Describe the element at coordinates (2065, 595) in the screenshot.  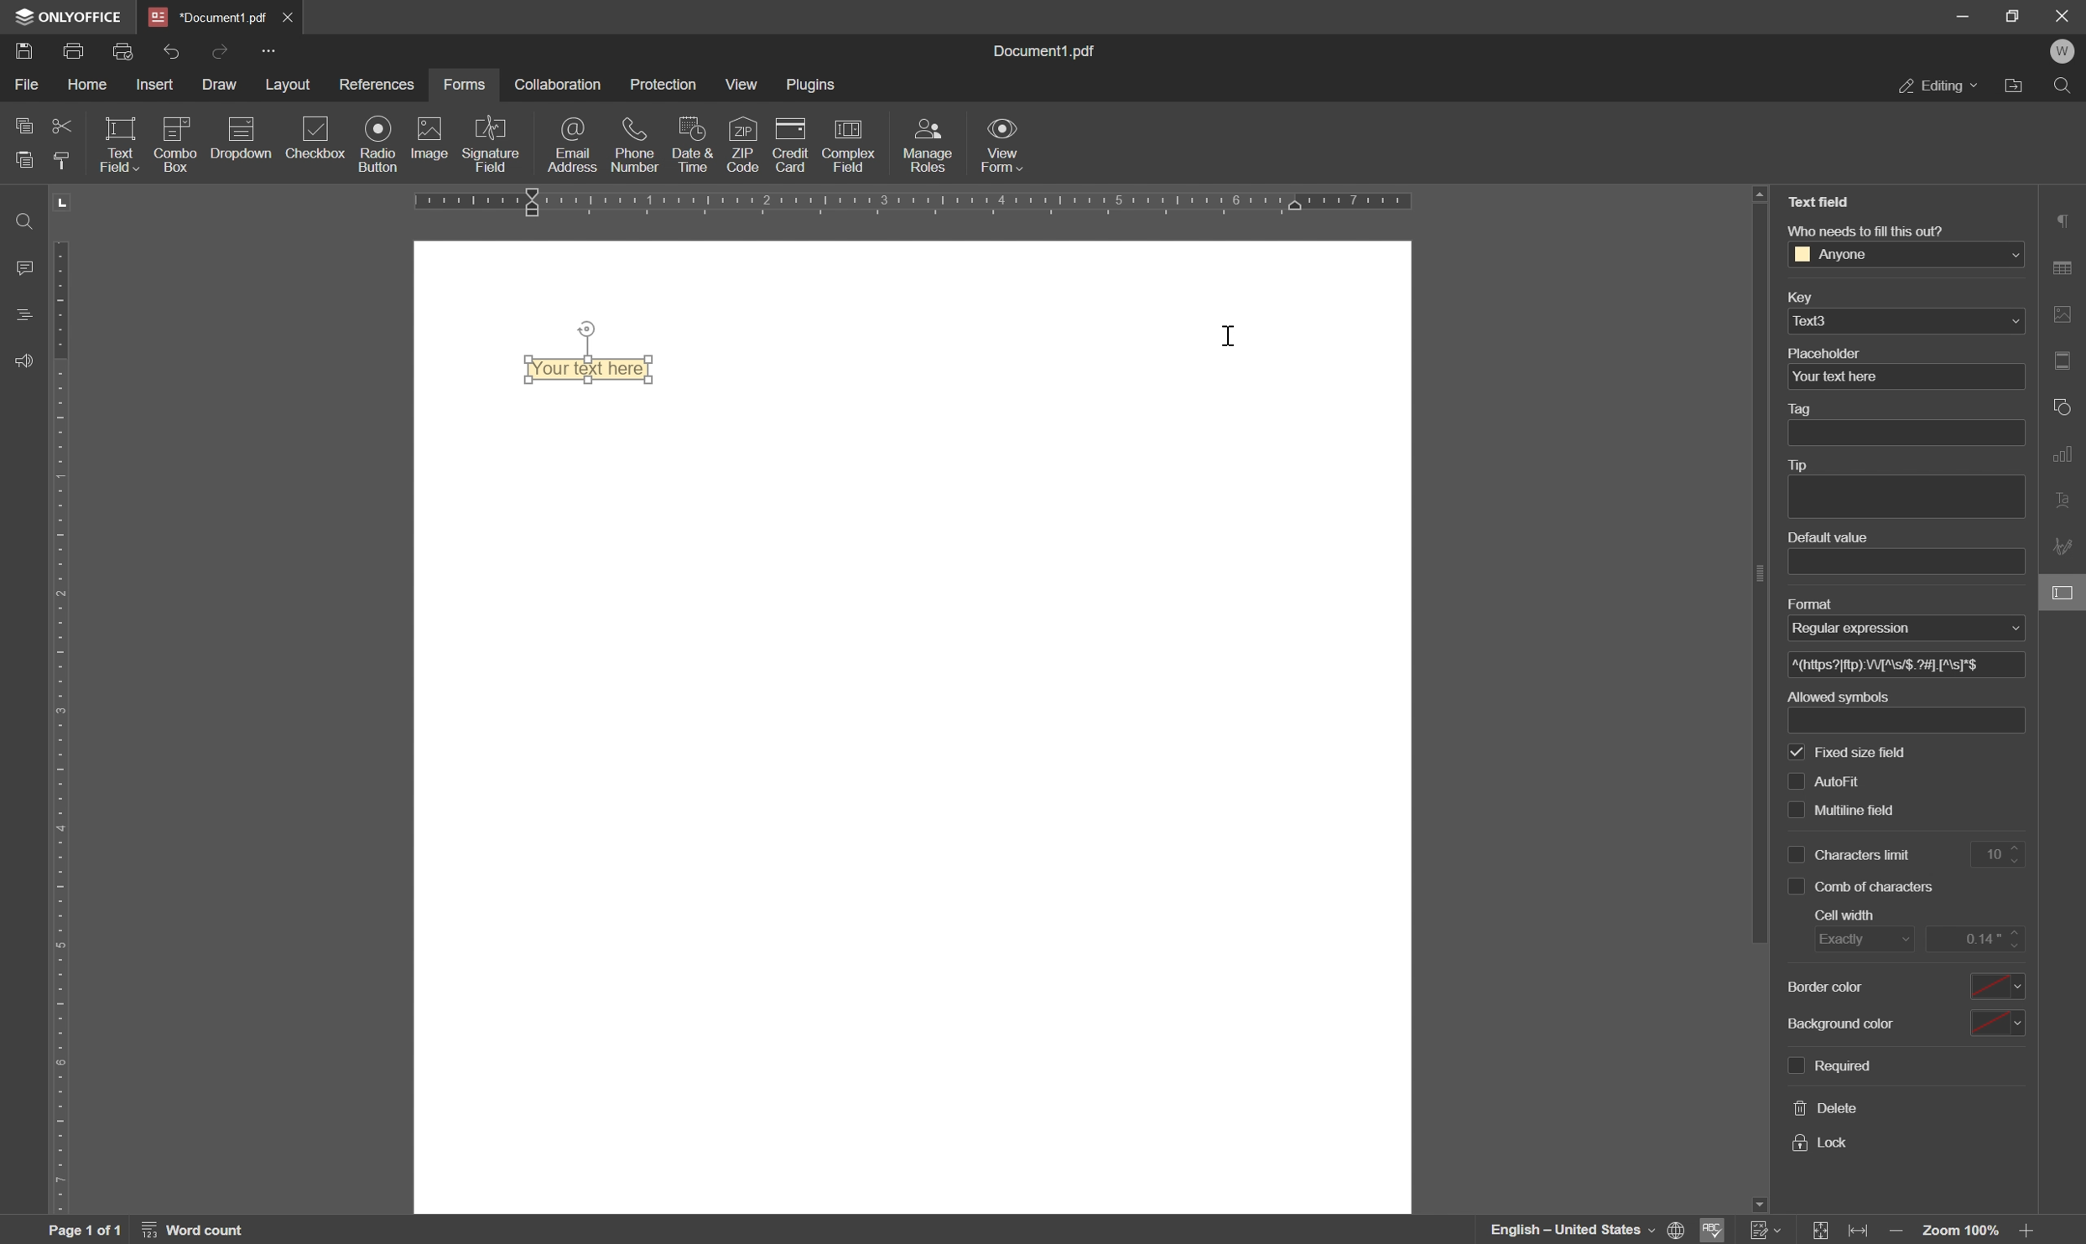
I see `form settings` at that location.